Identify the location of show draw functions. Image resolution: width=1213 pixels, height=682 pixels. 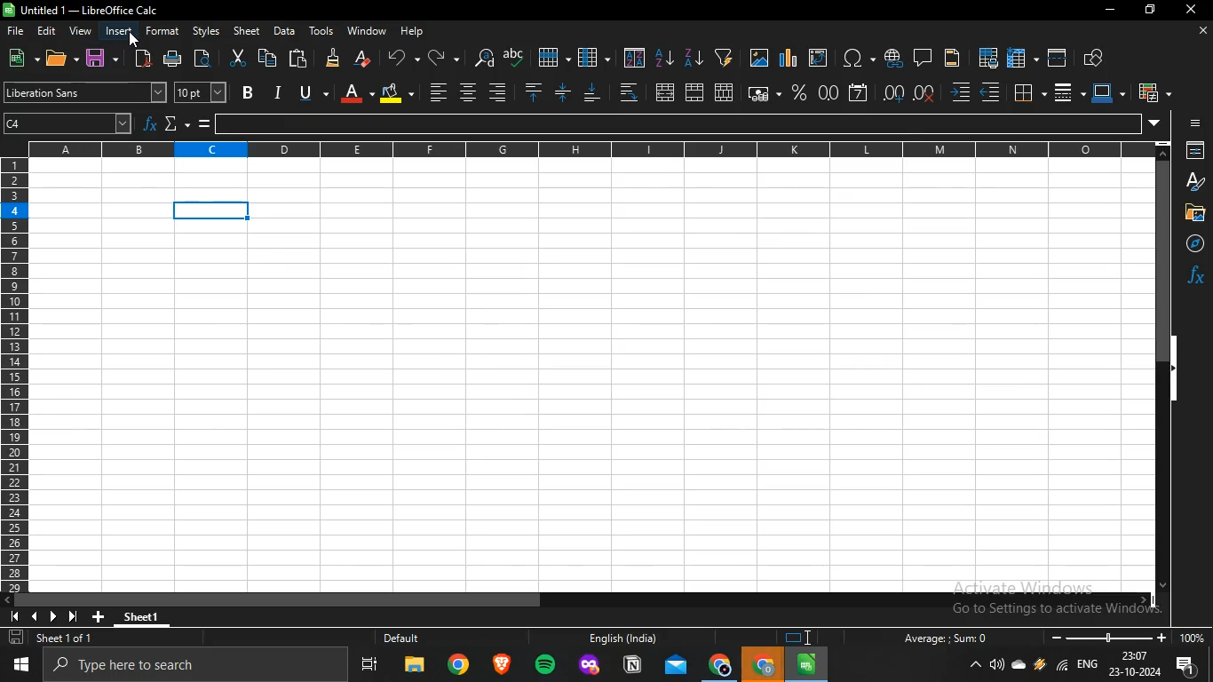
(1095, 56).